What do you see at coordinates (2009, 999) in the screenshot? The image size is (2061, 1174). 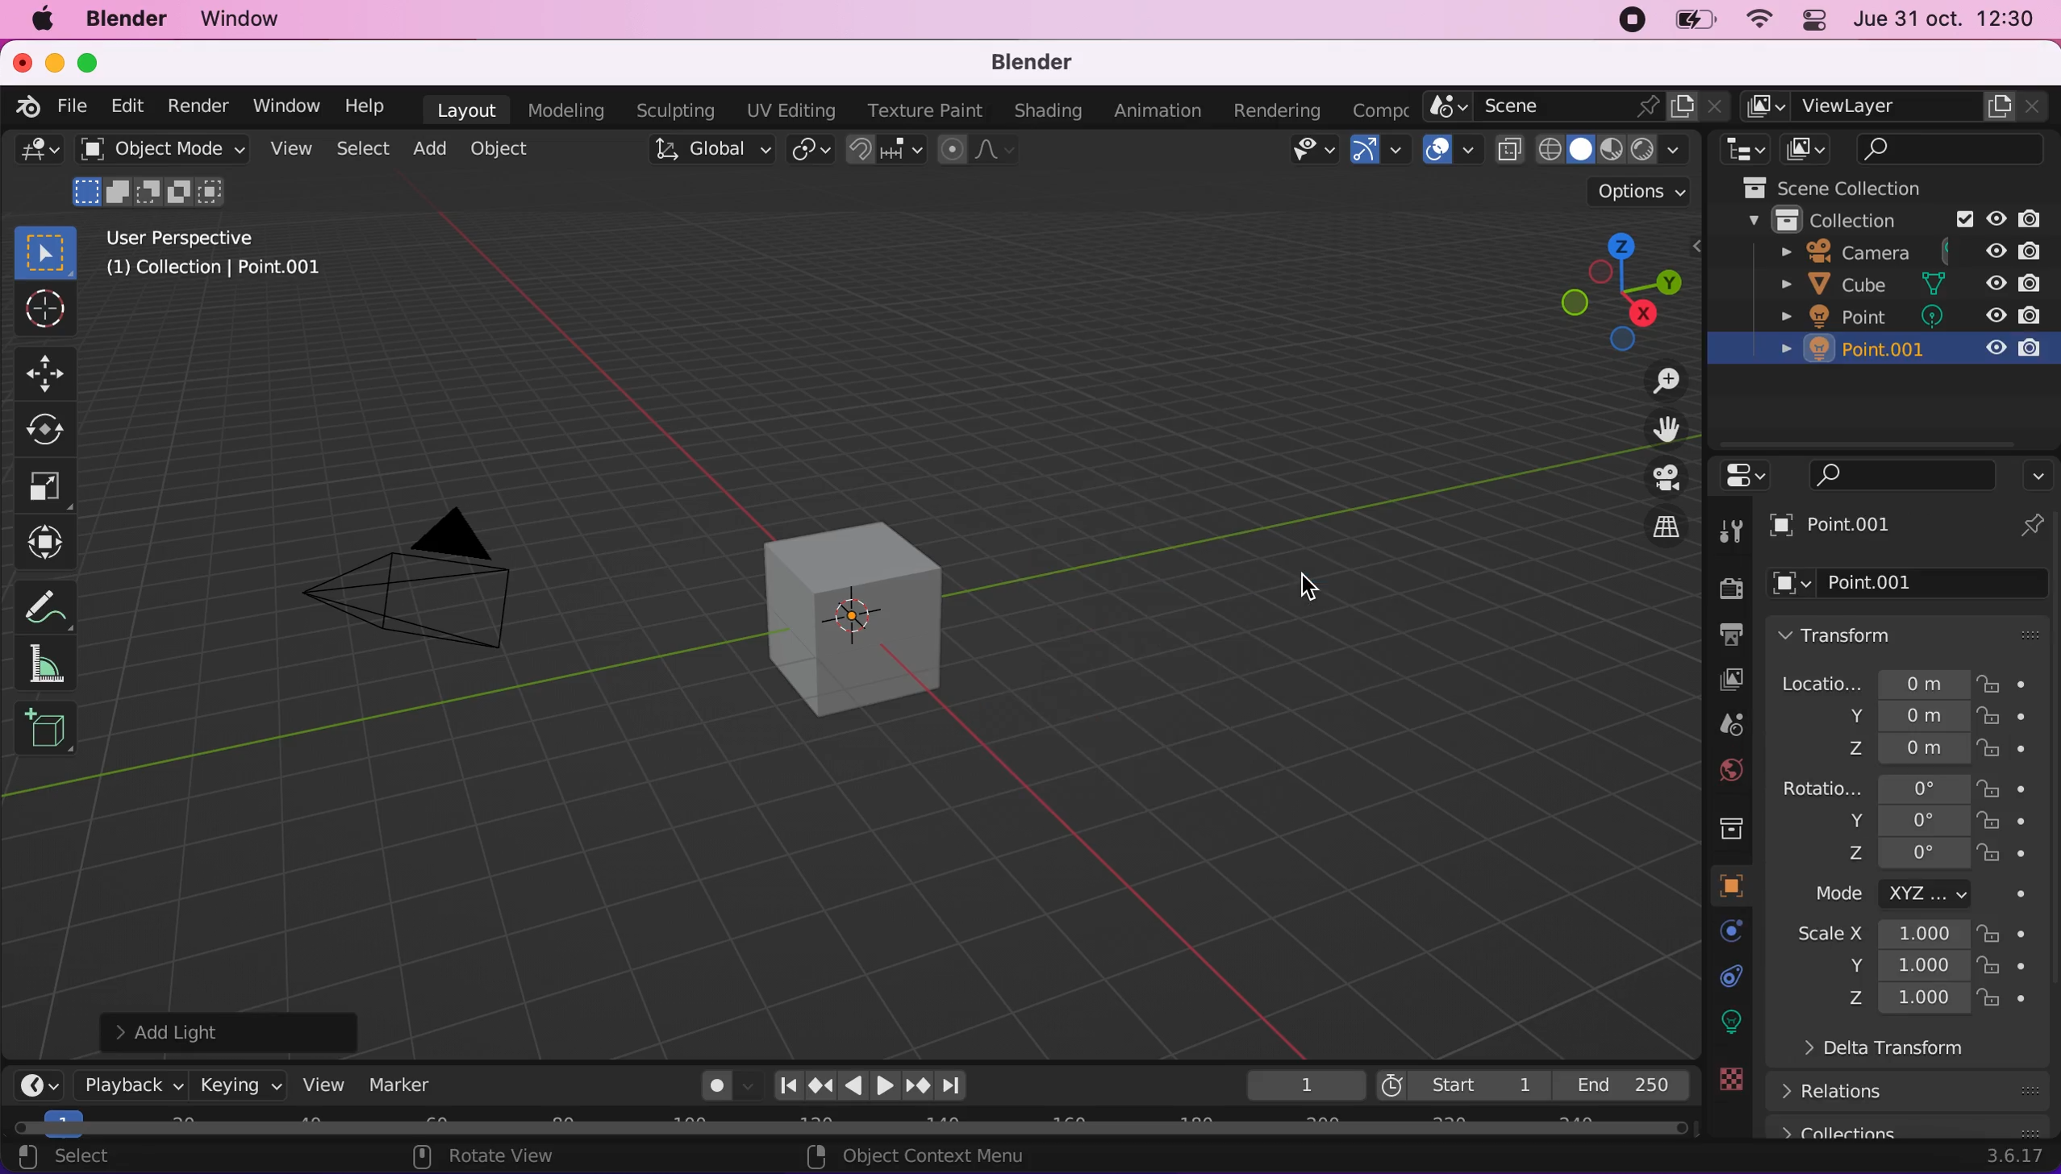 I see `lock` at bounding box center [2009, 999].